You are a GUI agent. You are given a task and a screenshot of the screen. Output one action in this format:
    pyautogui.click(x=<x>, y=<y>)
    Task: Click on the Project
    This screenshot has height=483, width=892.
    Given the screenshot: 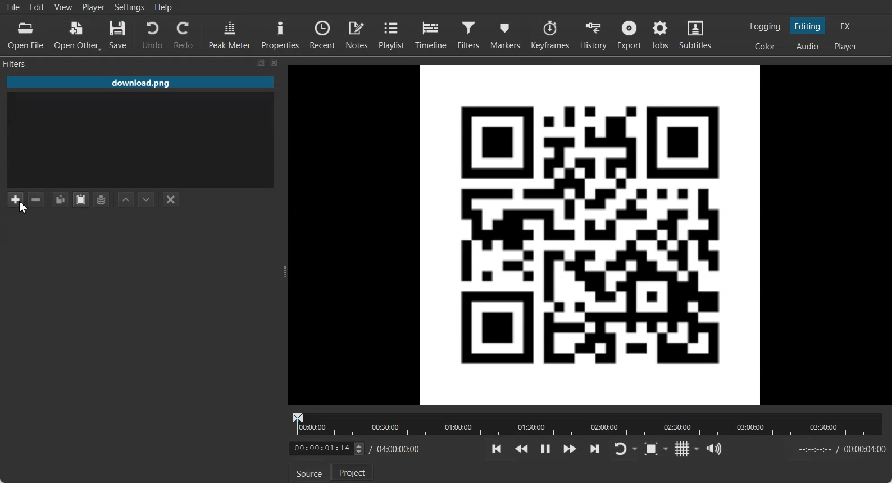 What is the action you would take?
    pyautogui.click(x=353, y=472)
    